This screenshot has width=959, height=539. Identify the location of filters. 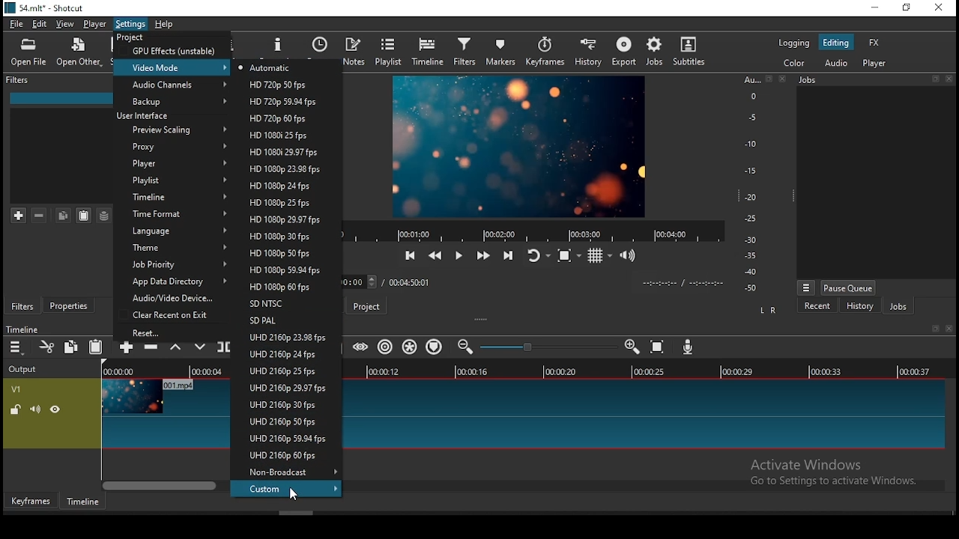
(465, 51).